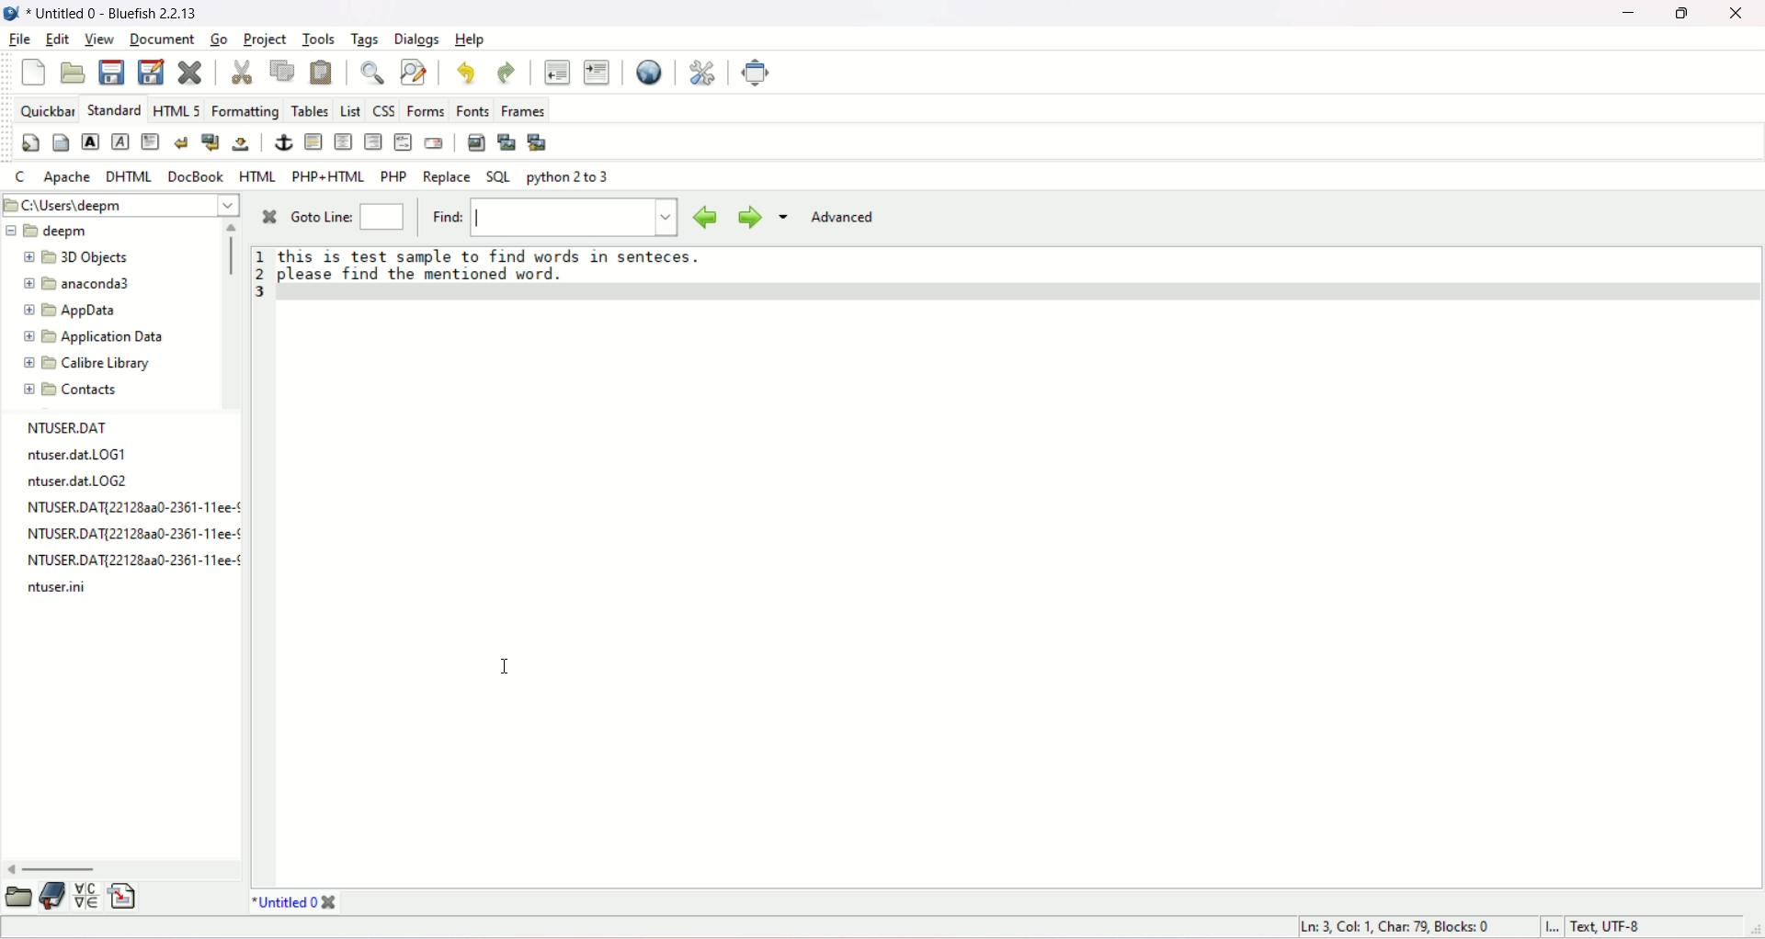 This screenshot has width=1765, height=939. What do you see at coordinates (328, 176) in the screenshot?
I see `PHP+HTML` at bounding box center [328, 176].